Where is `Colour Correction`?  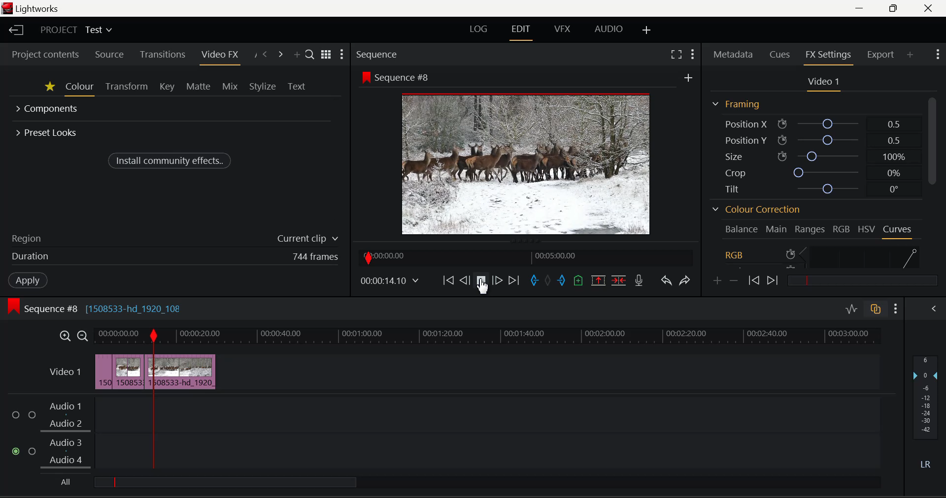
Colour Correction is located at coordinates (755, 210).